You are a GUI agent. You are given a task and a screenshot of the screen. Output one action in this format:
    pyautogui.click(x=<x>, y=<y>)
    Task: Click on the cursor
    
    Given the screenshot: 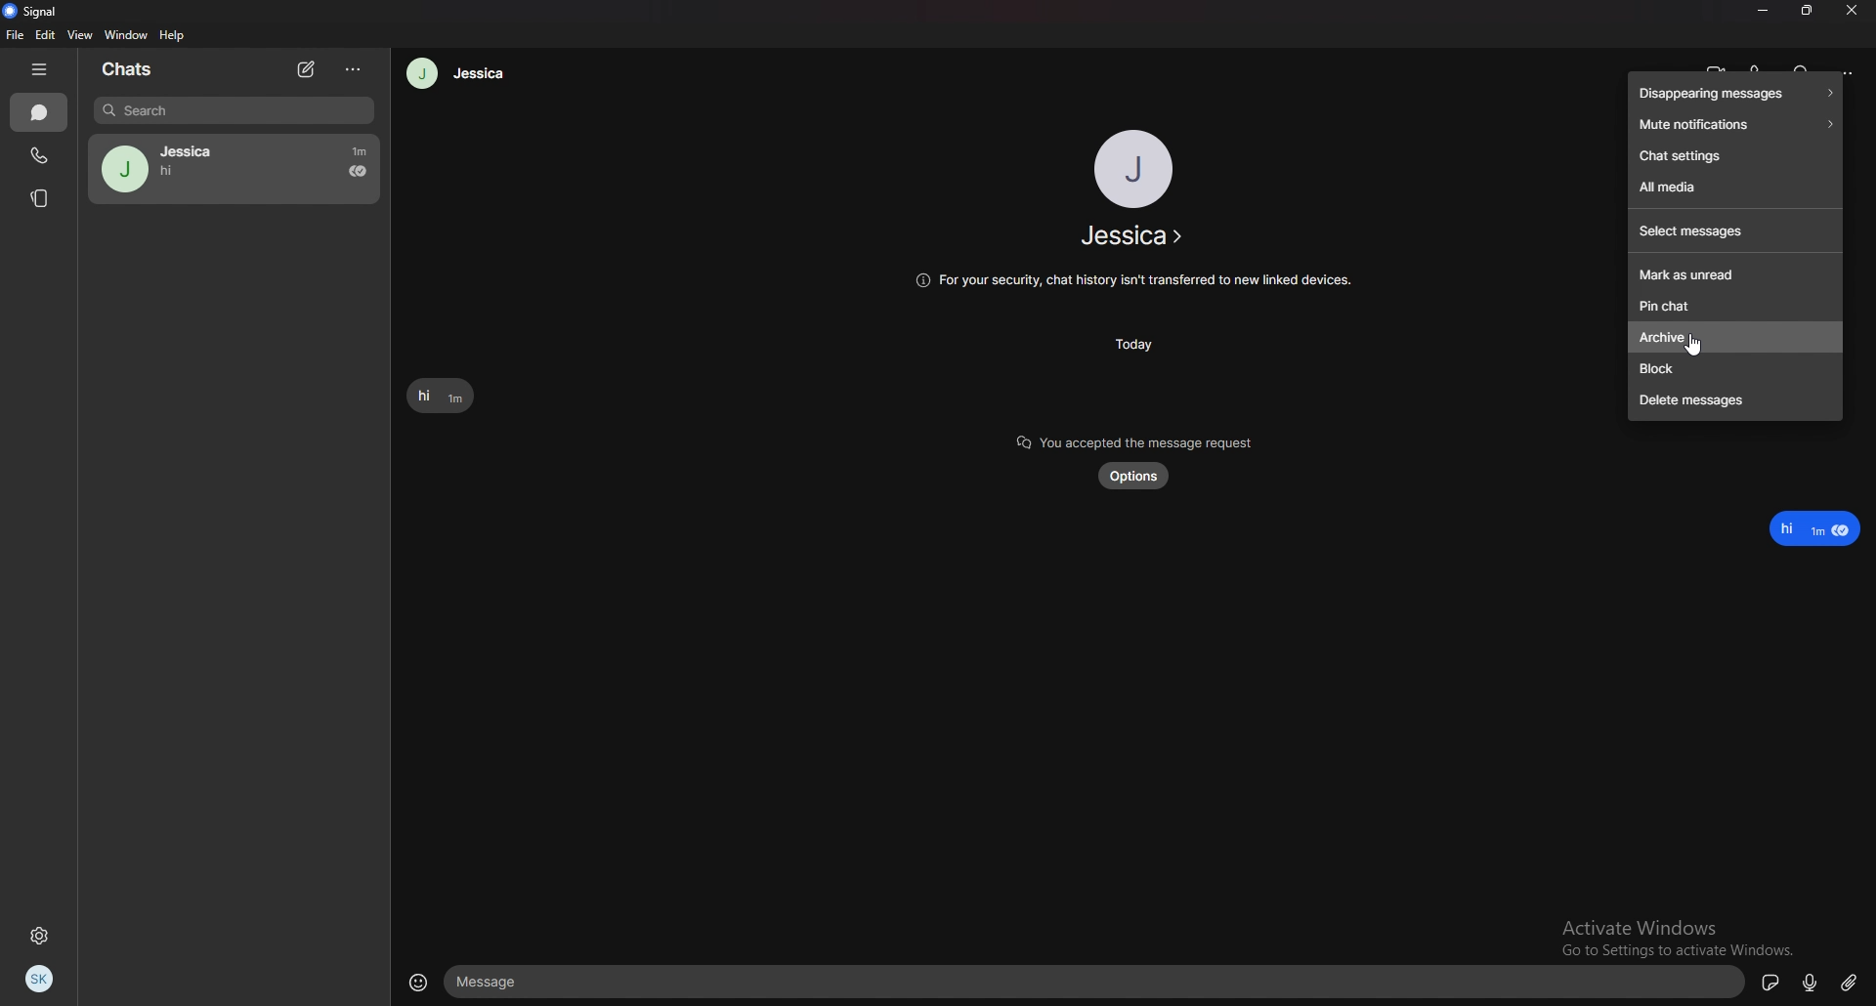 What is the action you would take?
    pyautogui.click(x=1695, y=349)
    